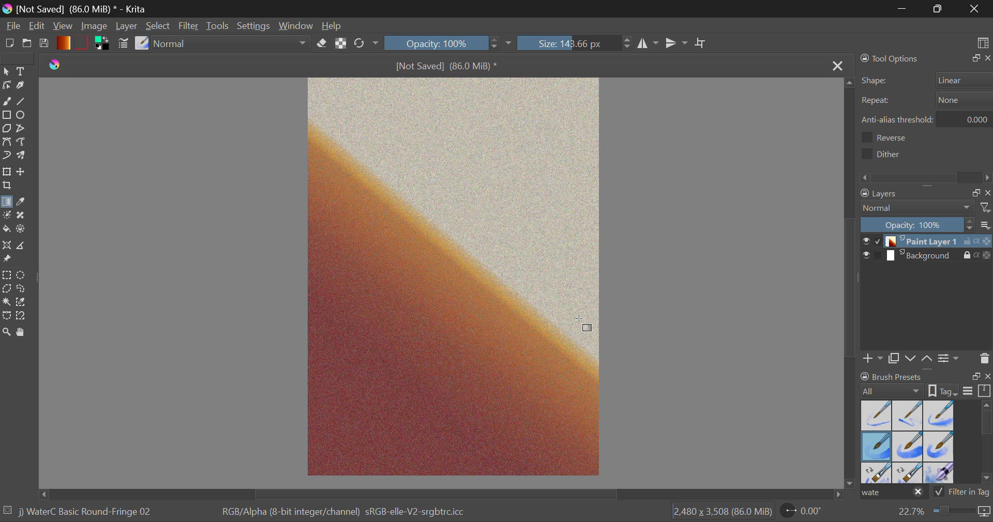 The width and height of the screenshot is (993, 522). Describe the element at coordinates (895, 137) in the screenshot. I see `reverse` at that location.